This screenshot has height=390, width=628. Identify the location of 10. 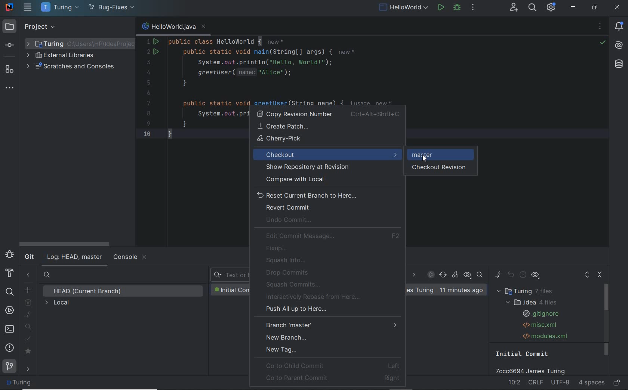
(147, 133).